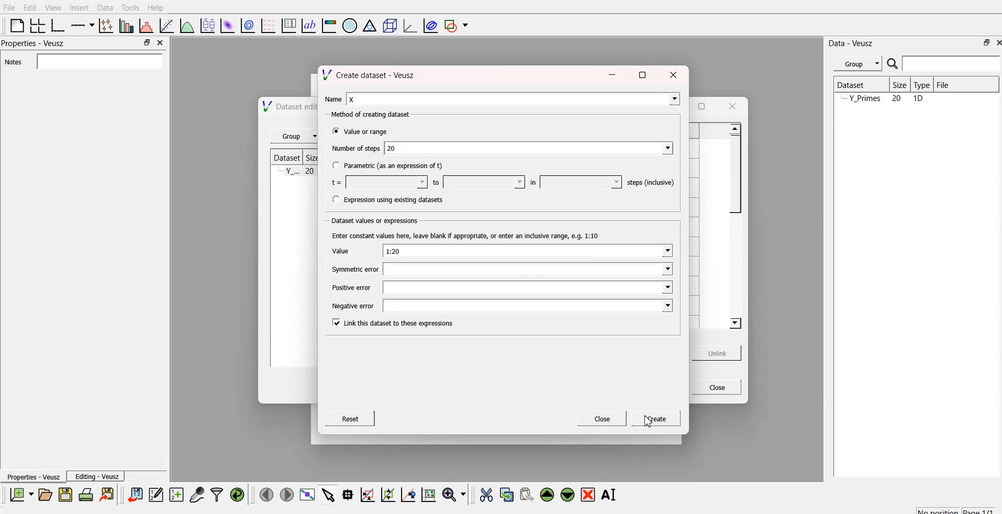 The height and width of the screenshot is (514, 1002). What do you see at coordinates (136, 493) in the screenshot?
I see `import data` at bounding box center [136, 493].